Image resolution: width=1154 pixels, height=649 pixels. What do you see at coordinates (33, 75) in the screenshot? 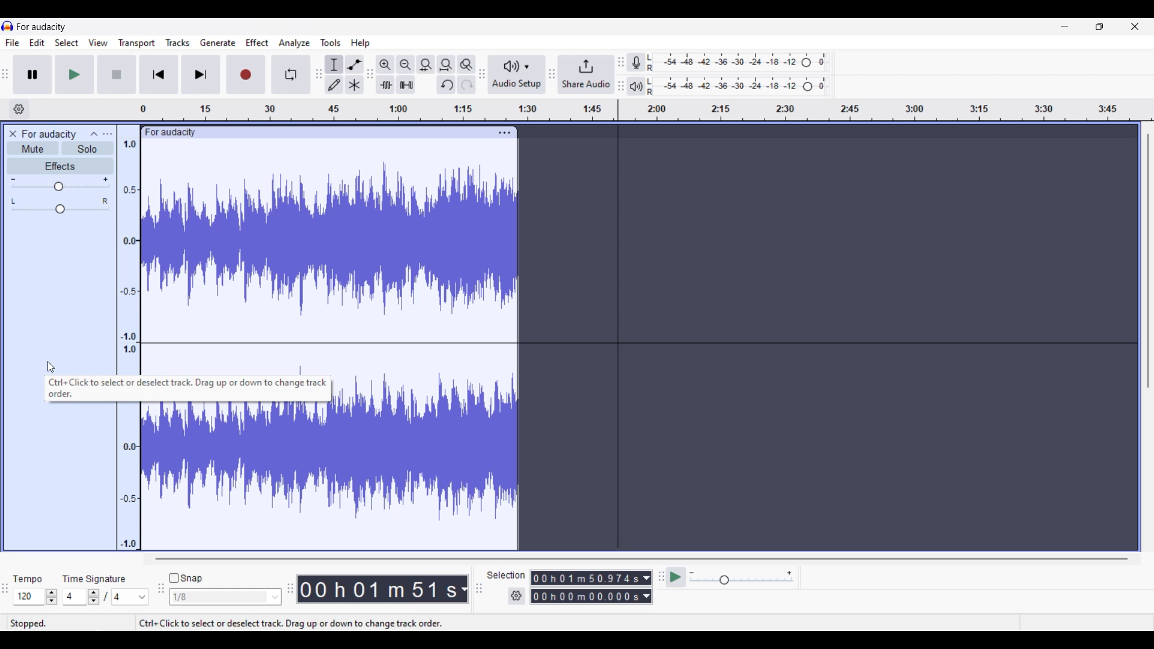
I see `Pause` at bounding box center [33, 75].